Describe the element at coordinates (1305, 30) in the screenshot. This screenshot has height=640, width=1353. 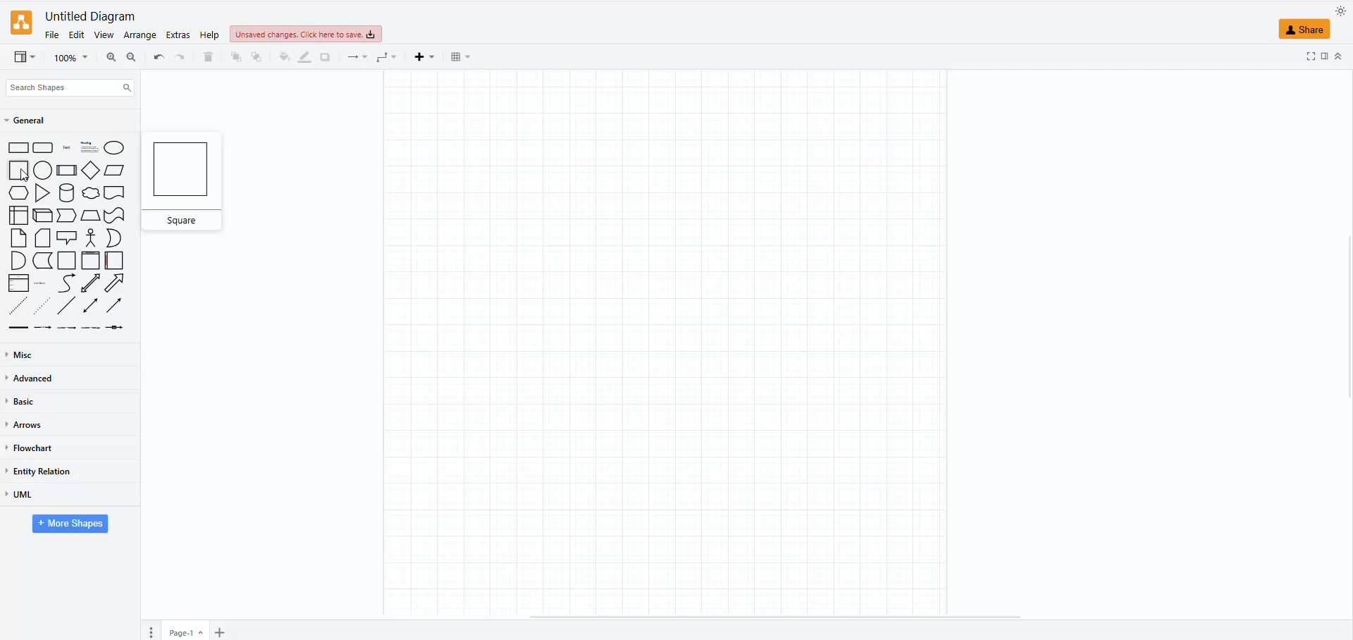
I see `share` at that location.